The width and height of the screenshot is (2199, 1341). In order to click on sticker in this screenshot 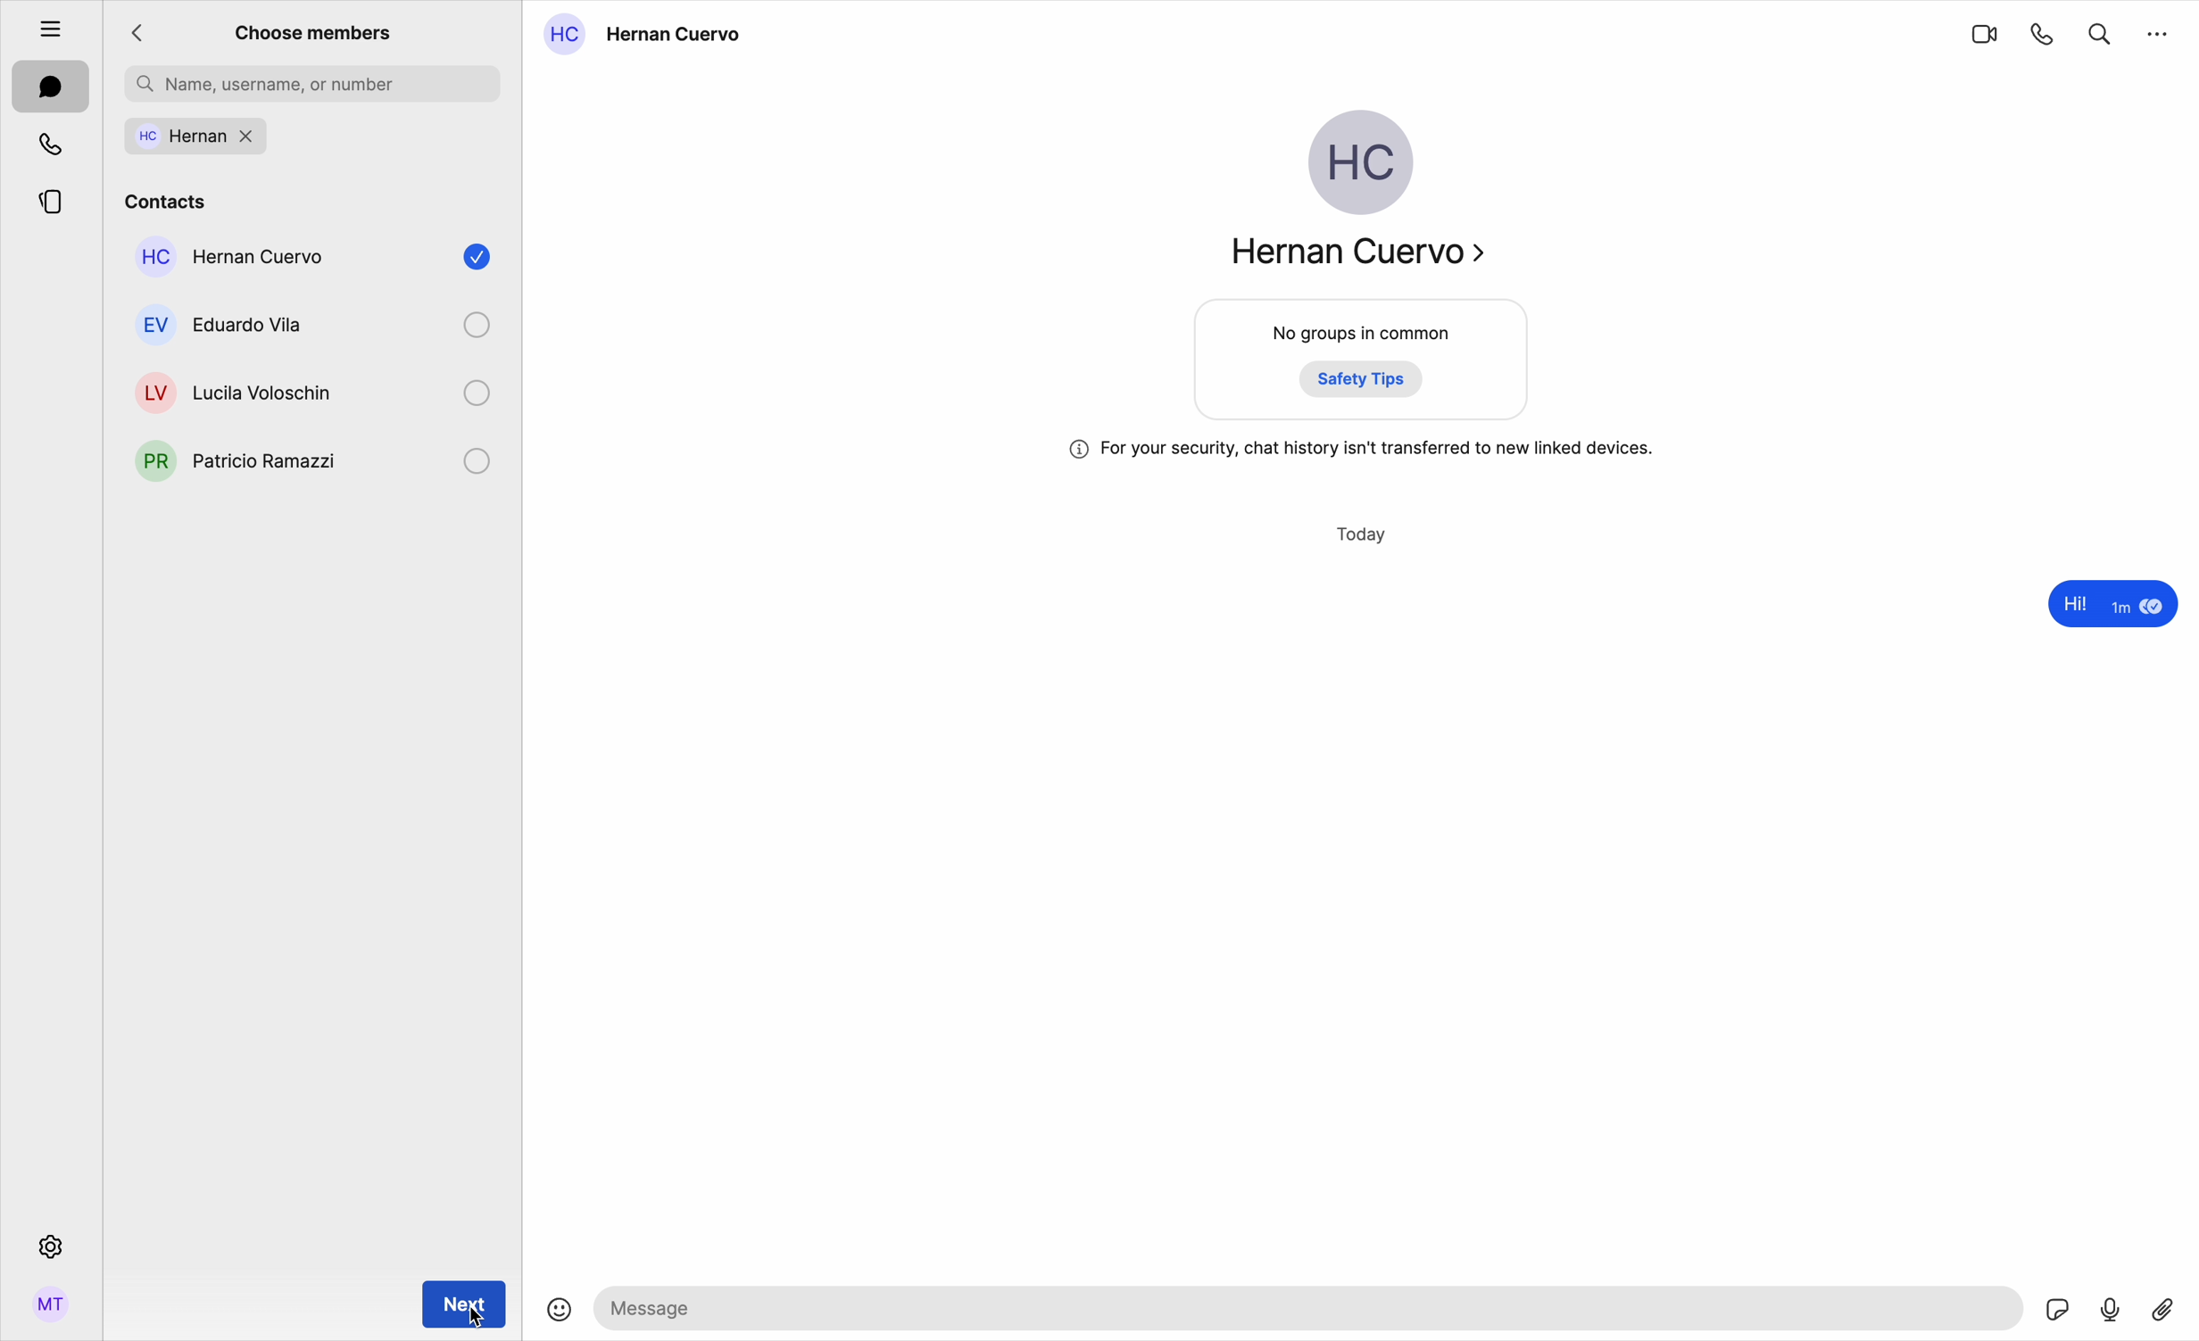, I will do `click(2059, 1312)`.